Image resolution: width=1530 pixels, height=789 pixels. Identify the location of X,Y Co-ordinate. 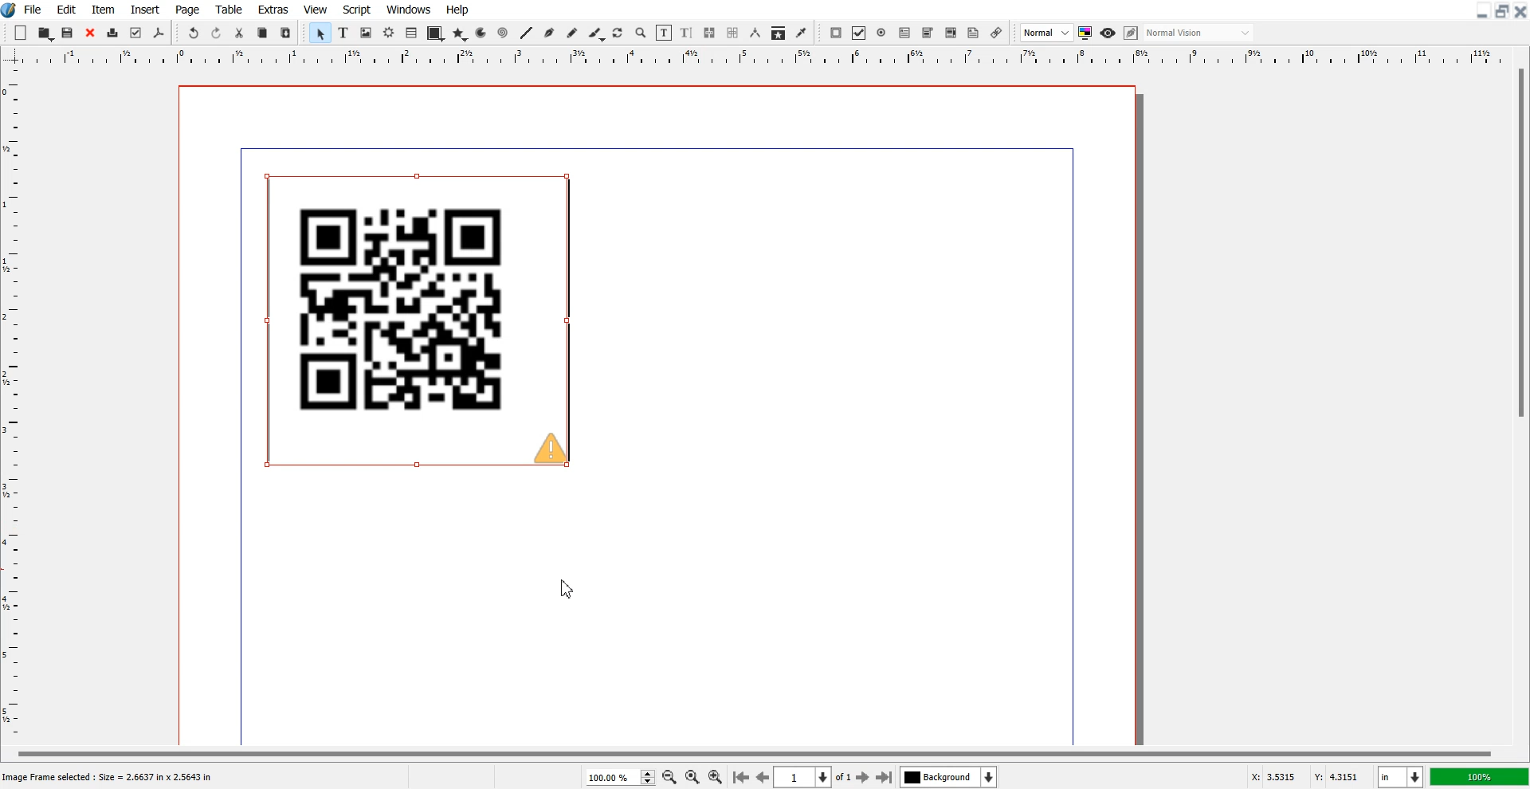
(1308, 775).